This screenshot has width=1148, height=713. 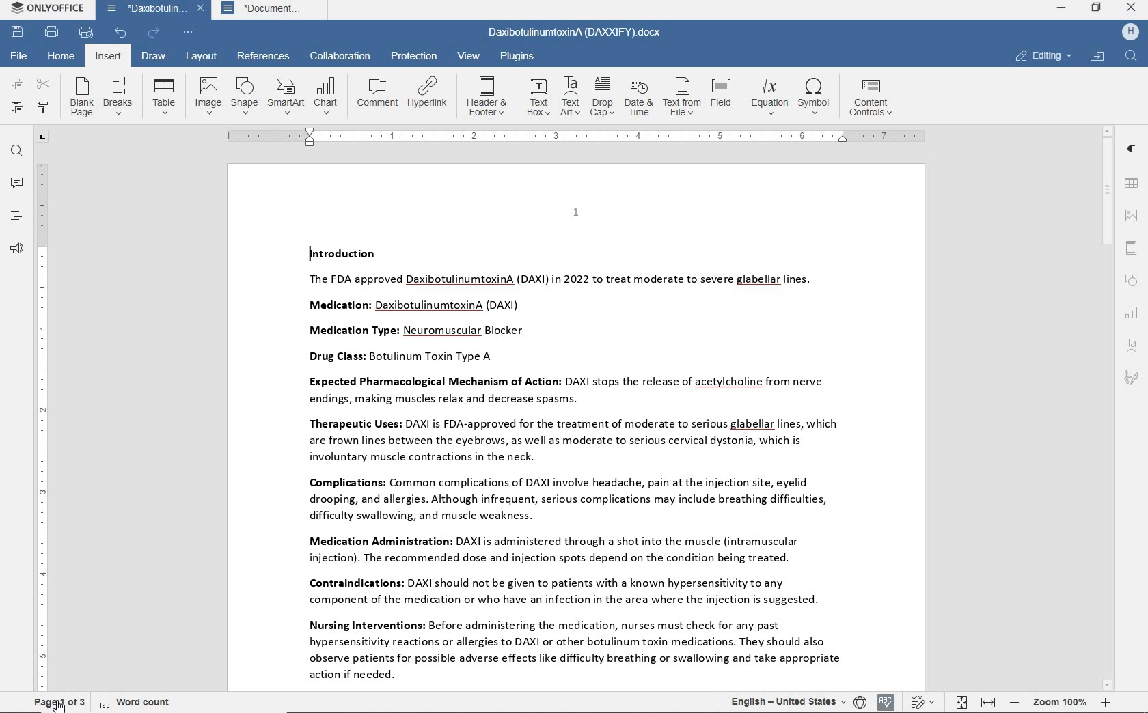 What do you see at coordinates (1130, 150) in the screenshot?
I see `paragraph settings` at bounding box center [1130, 150].